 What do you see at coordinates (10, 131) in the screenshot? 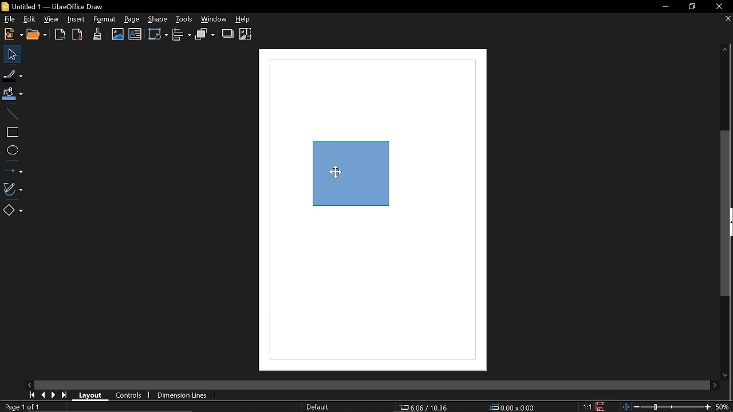
I see `Rectangle` at bounding box center [10, 131].